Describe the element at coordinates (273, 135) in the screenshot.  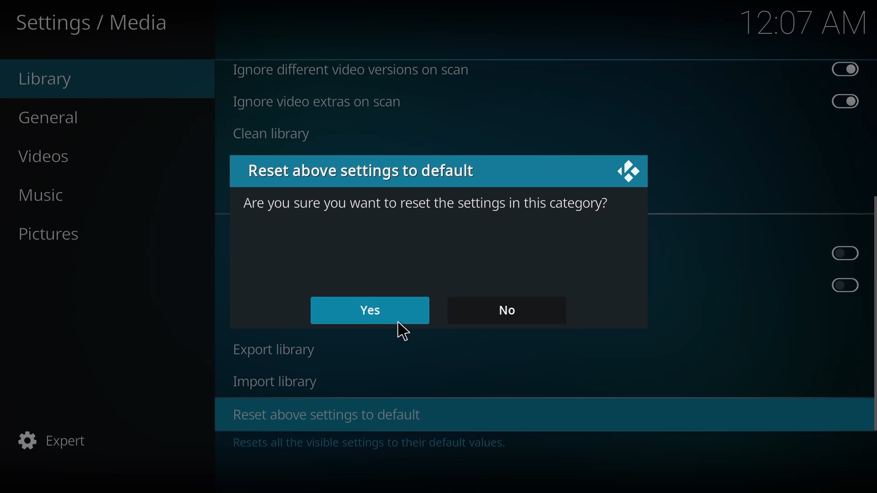
I see `clean` at that location.